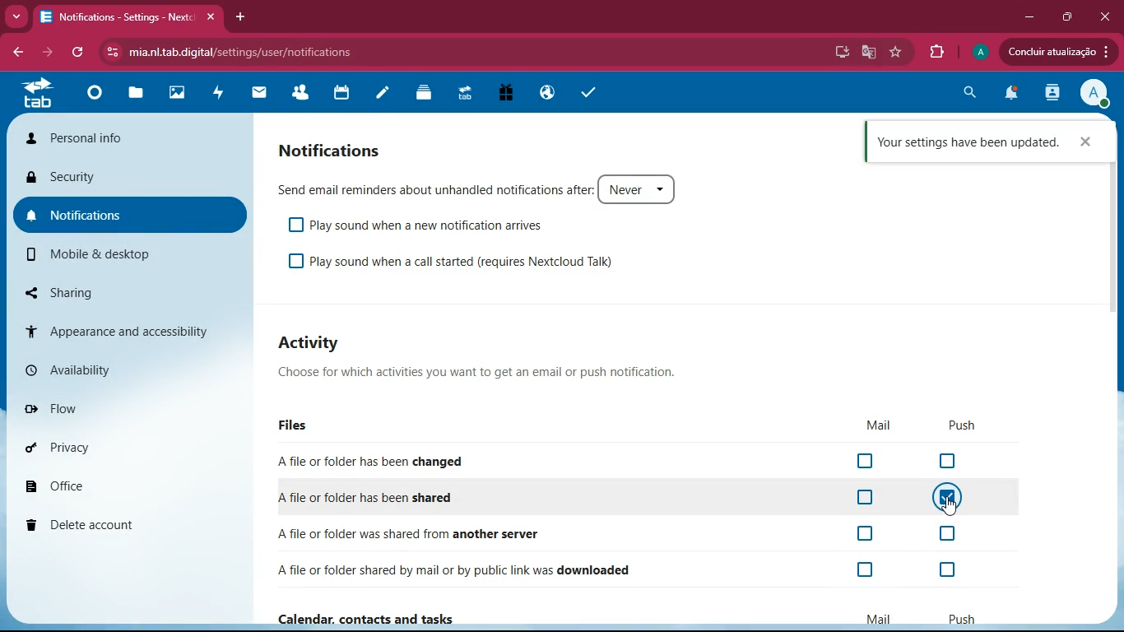 This screenshot has height=632, width=1124. What do you see at coordinates (543, 92) in the screenshot?
I see `public` at bounding box center [543, 92].